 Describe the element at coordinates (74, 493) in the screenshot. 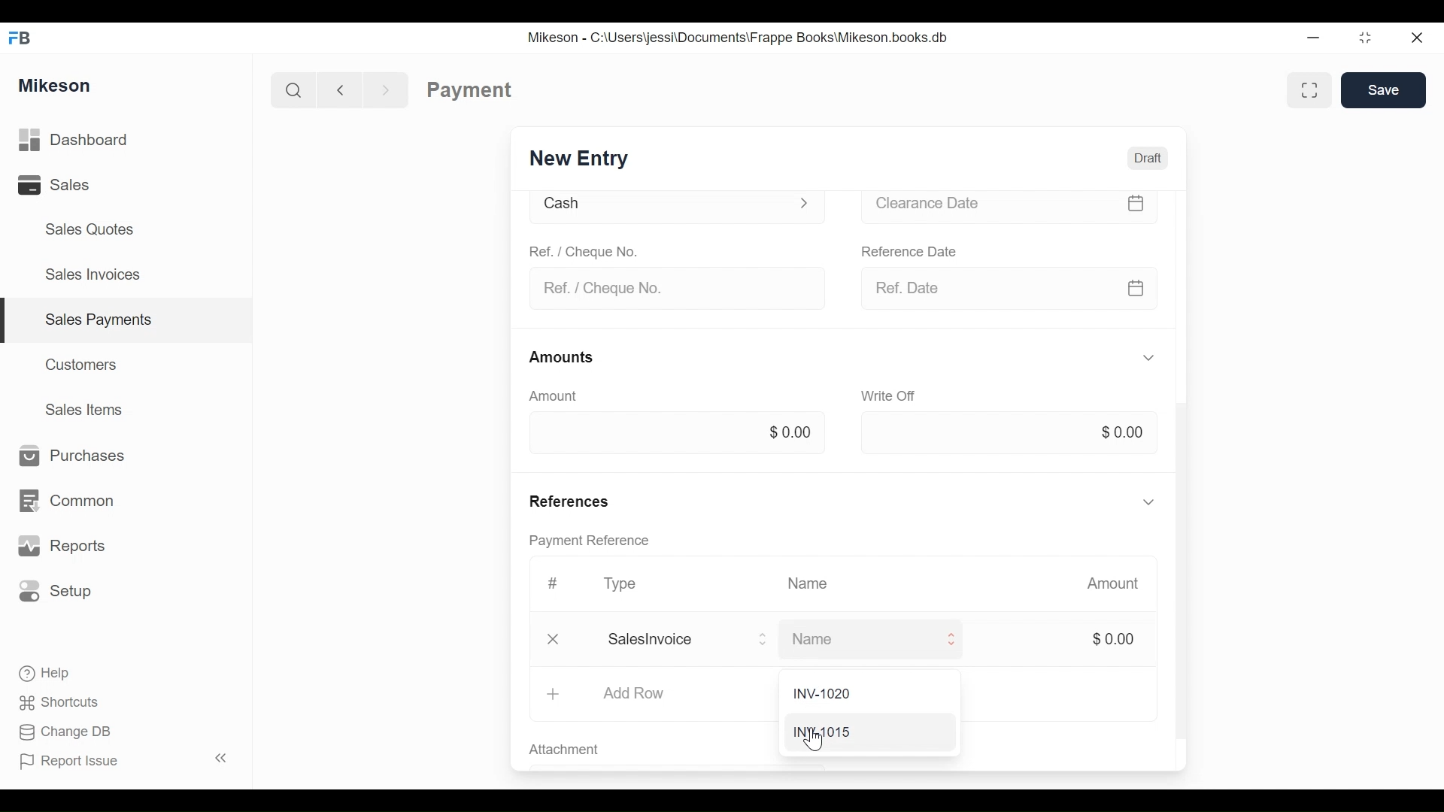

I see `Common` at that location.